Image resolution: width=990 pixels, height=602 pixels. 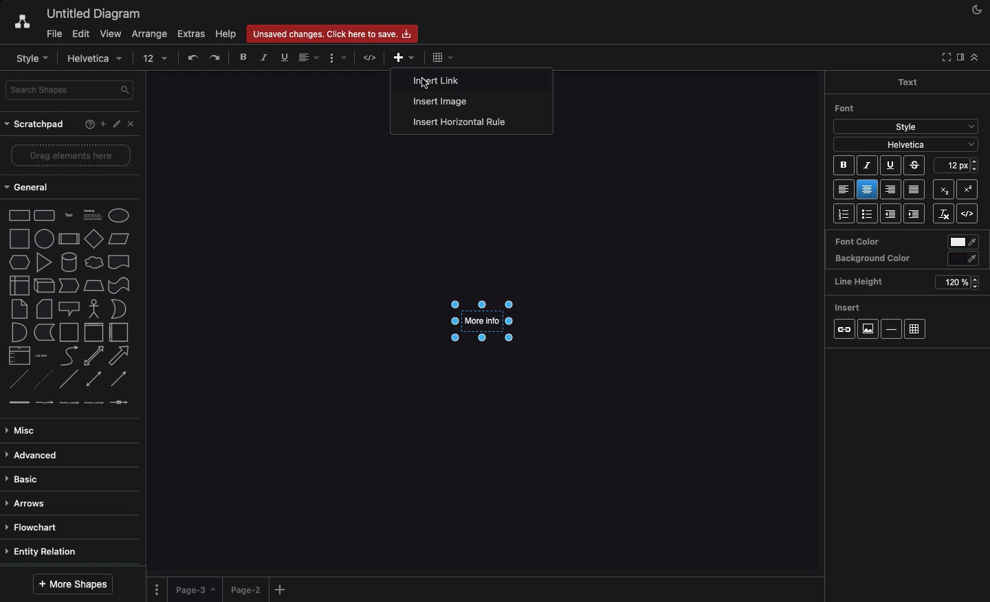 What do you see at coordinates (69, 262) in the screenshot?
I see `cylinder` at bounding box center [69, 262].